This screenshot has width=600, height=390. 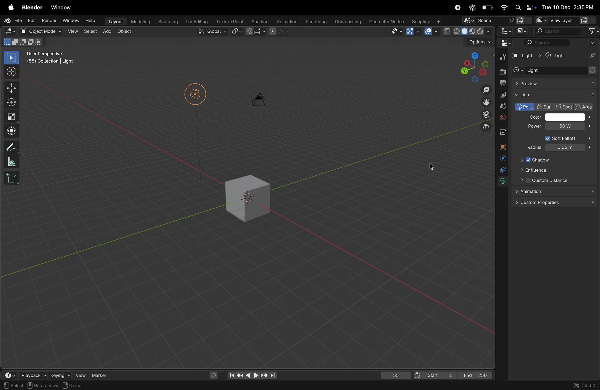 I want to click on rendering, so click(x=316, y=20).